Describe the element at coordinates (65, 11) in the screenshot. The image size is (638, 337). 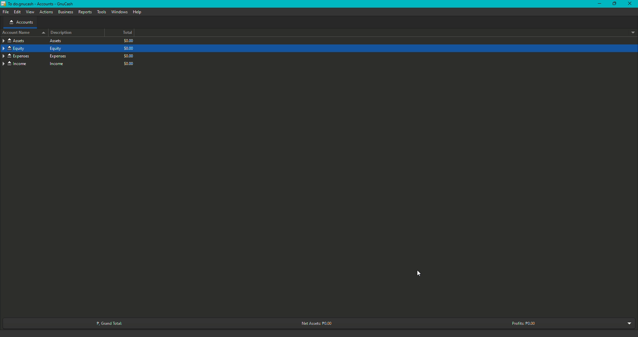
I see `Business` at that location.